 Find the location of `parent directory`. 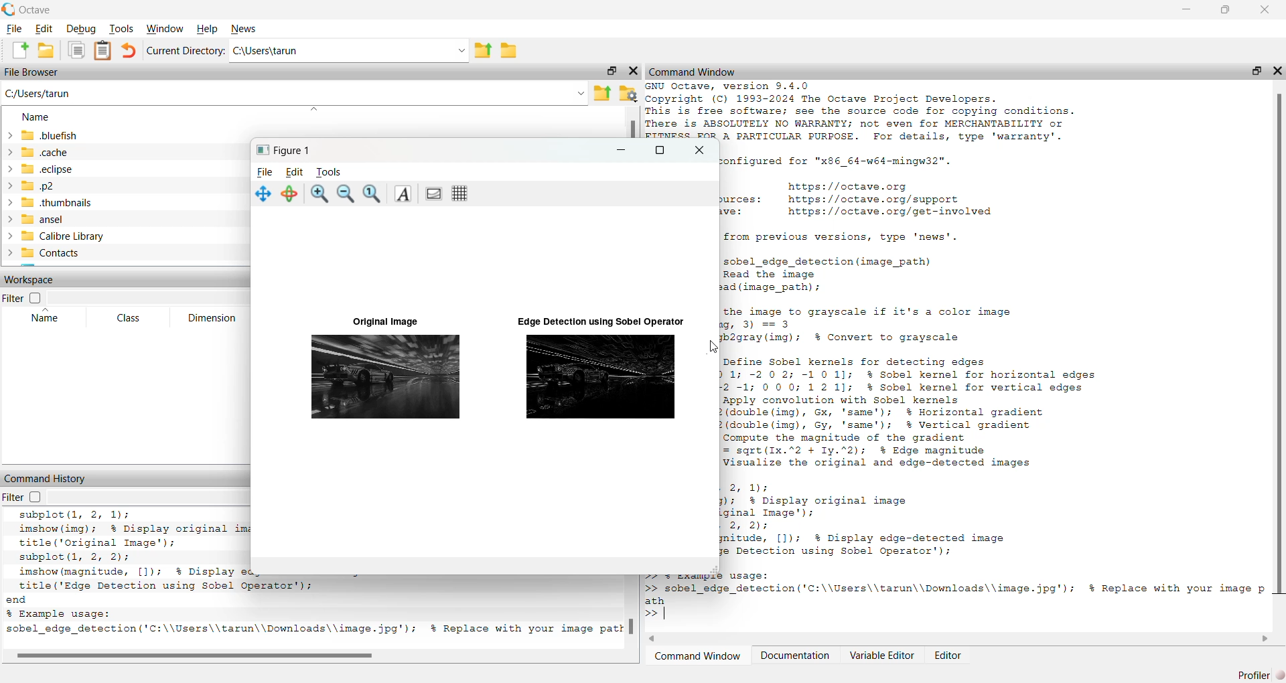

parent directory is located at coordinates (484, 50).